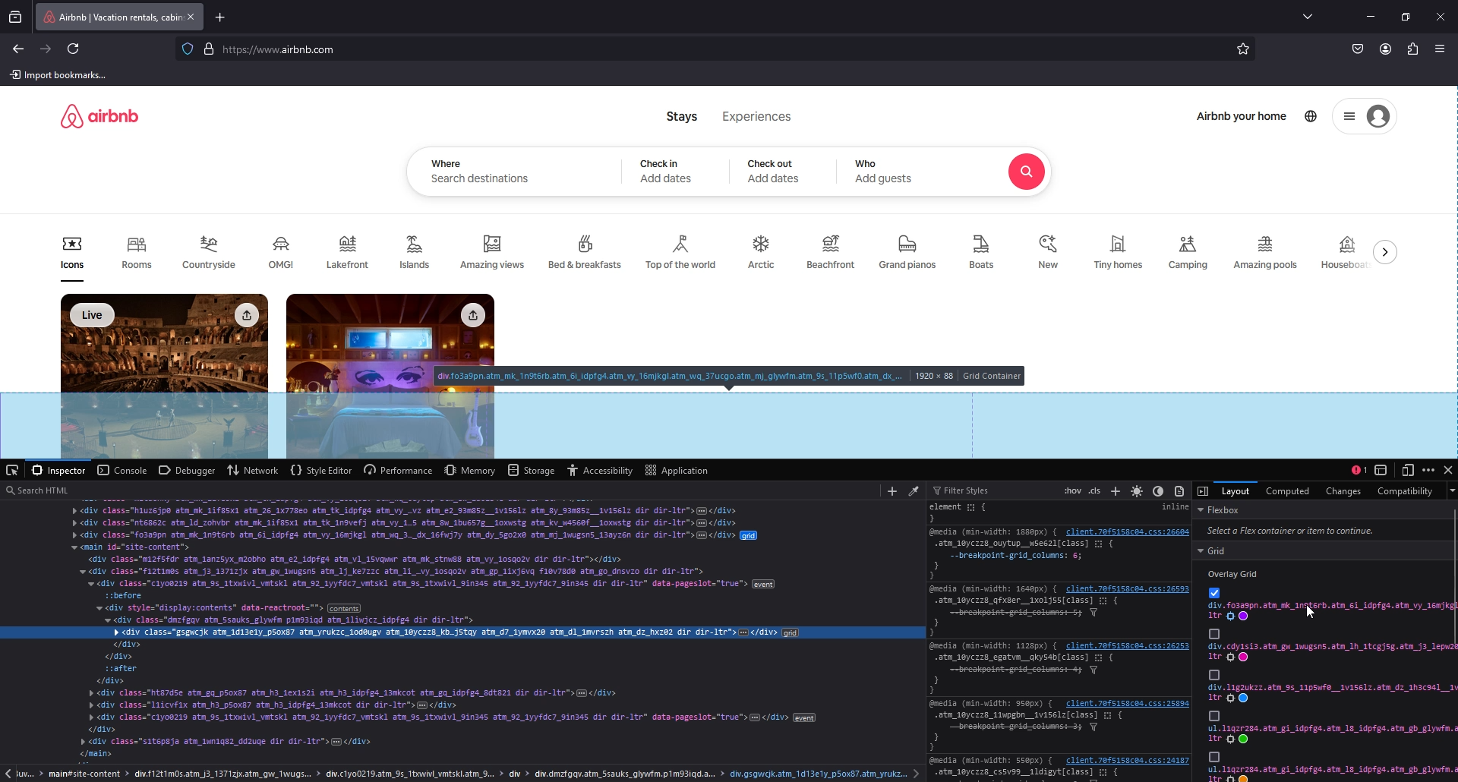  Describe the element at coordinates (1332, 652) in the screenshot. I see `grid css` at that location.